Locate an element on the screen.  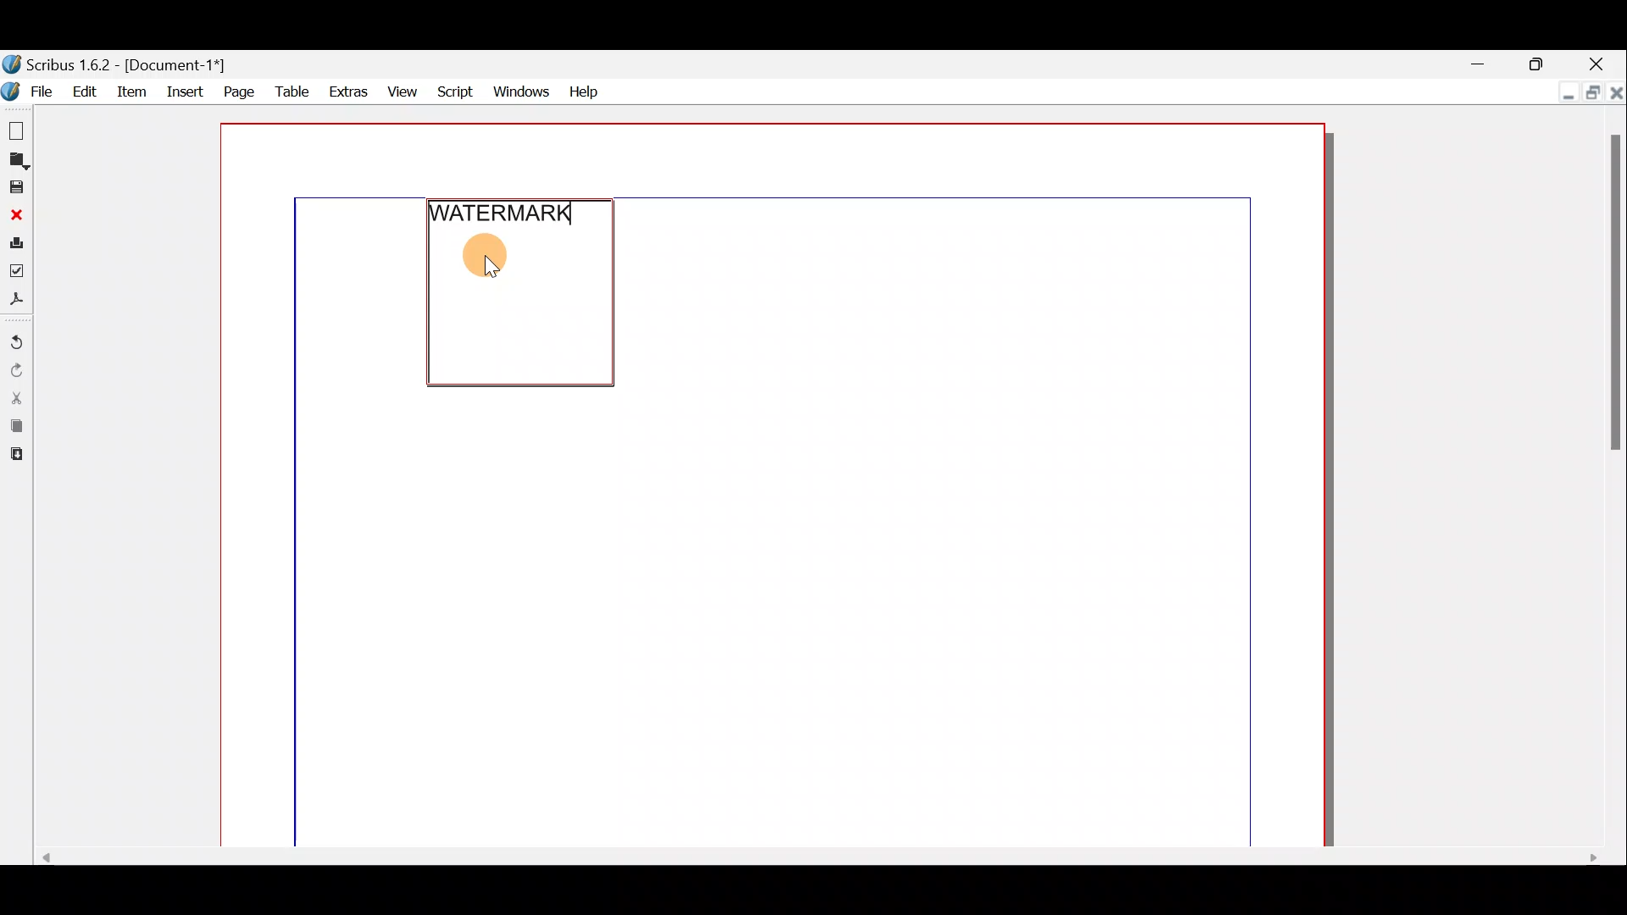
Preflight verifier is located at coordinates (17, 275).